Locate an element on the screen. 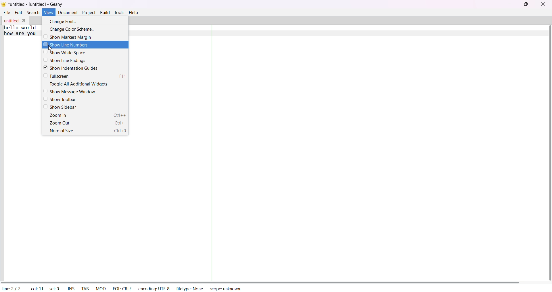 The width and height of the screenshot is (552, 292). zoom out is located at coordinates (88, 122).